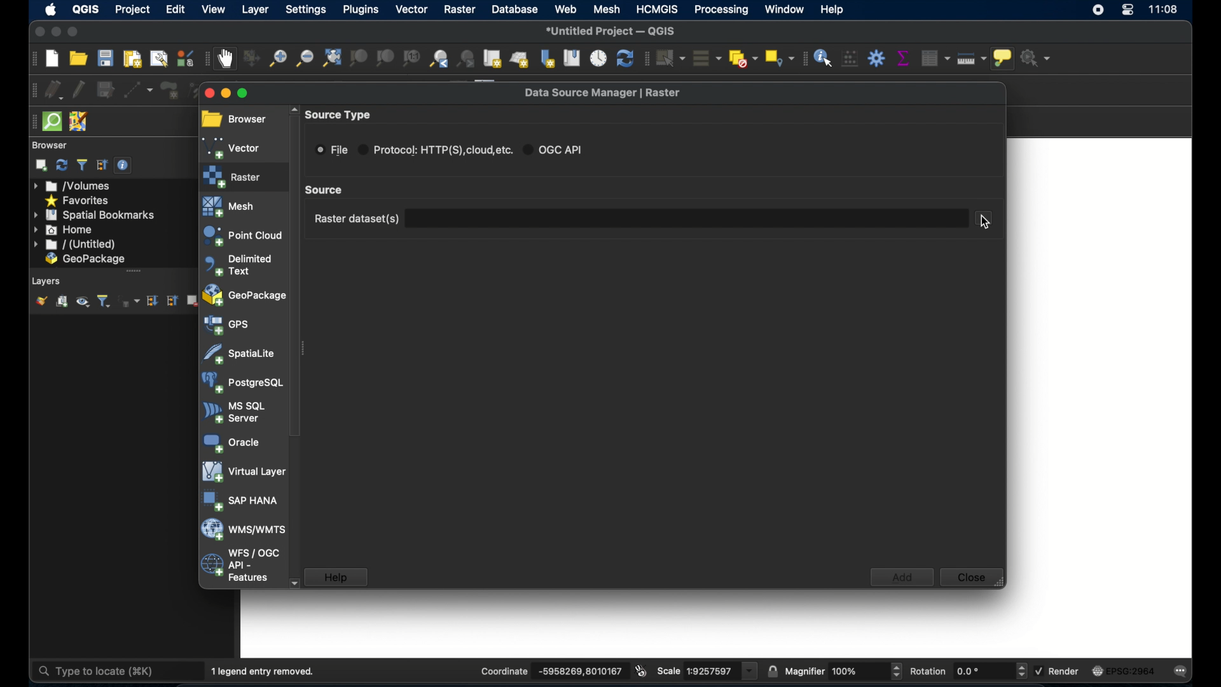 The width and height of the screenshot is (1221, 687). What do you see at coordinates (338, 577) in the screenshot?
I see `help` at bounding box center [338, 577].